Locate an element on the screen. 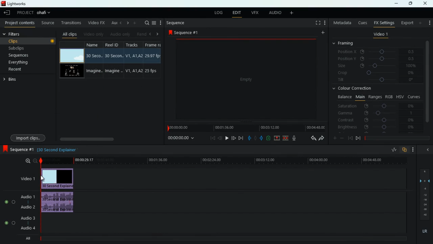 This screenshot has width=433, height=244. sequences is located at coordinates (20, 56).